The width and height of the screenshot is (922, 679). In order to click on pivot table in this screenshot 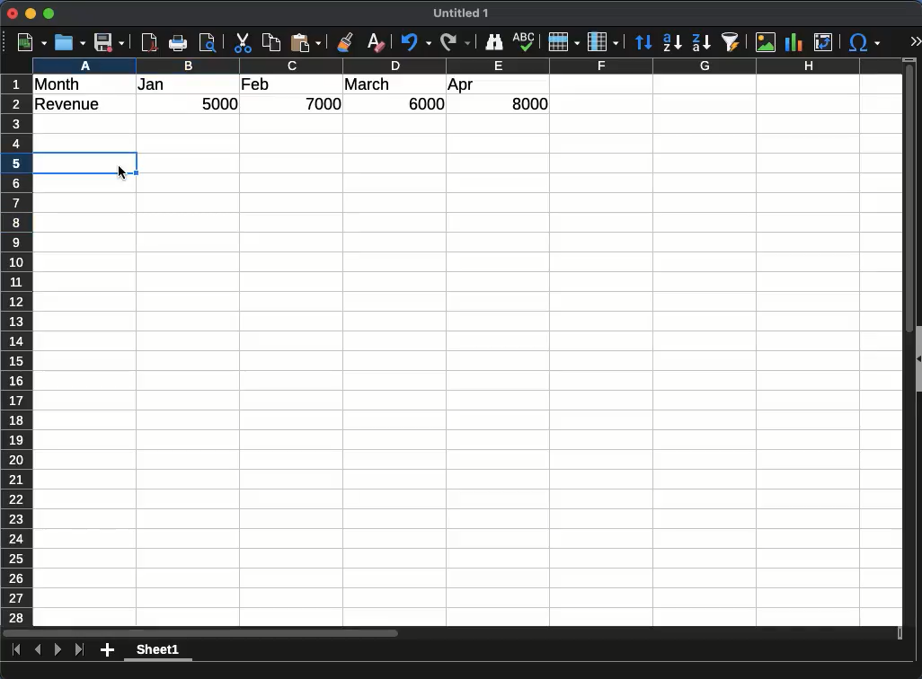, I will do `click(823, 42)`.